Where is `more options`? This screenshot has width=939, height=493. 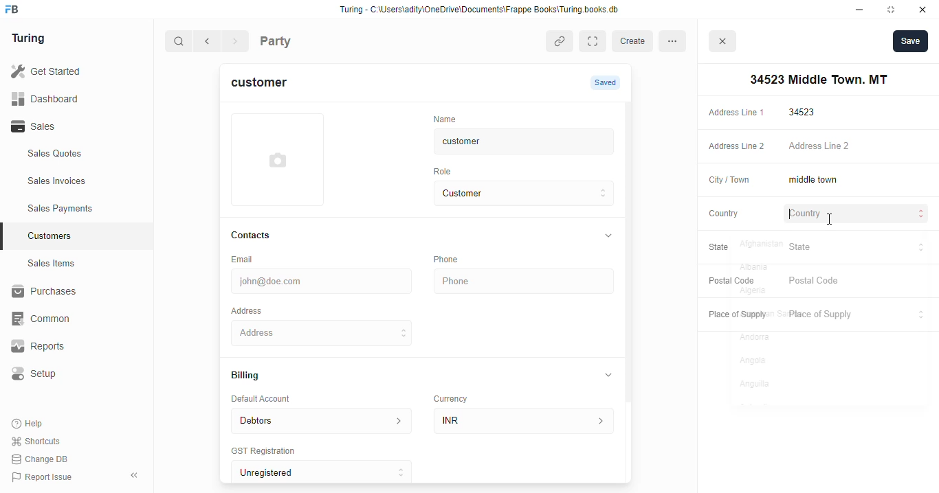 more options is located at coordinates (676, 41).